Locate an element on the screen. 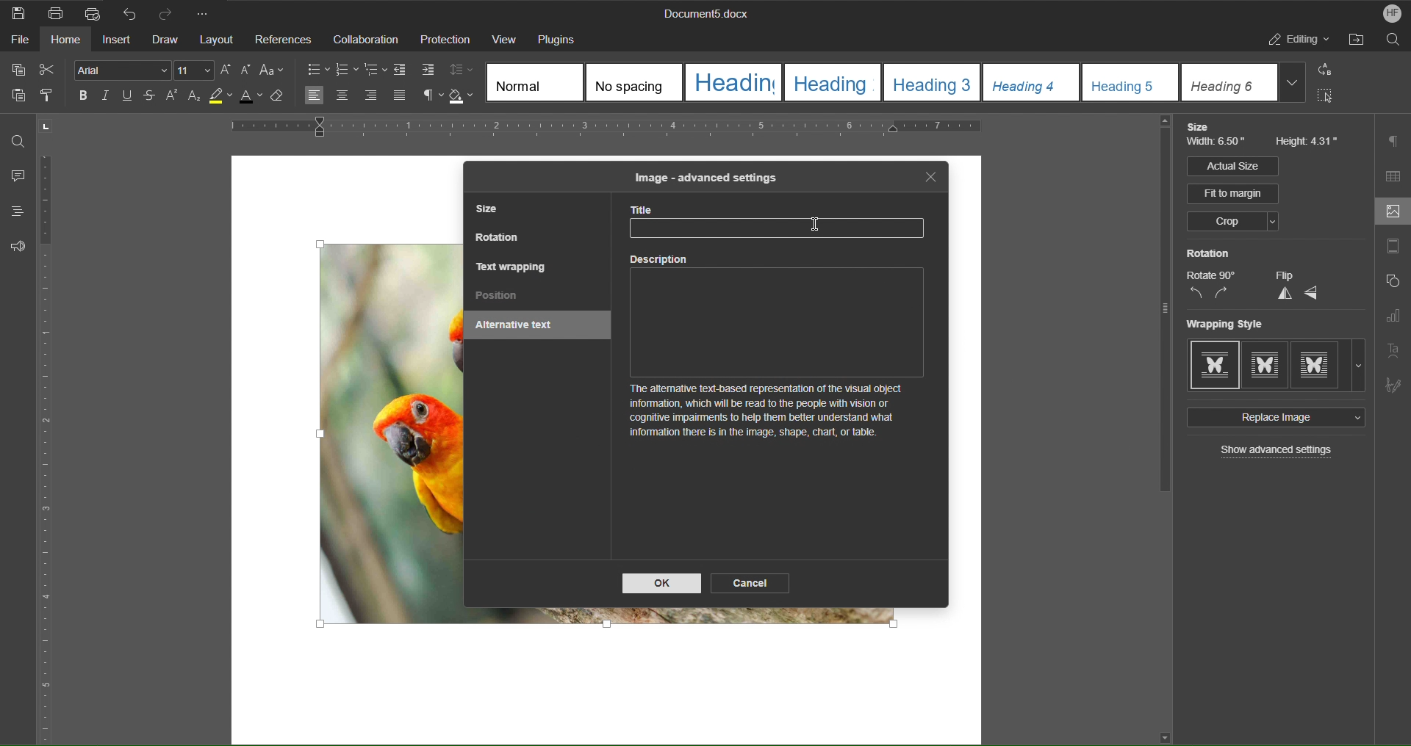  Title is located at coordinates (784, 223).